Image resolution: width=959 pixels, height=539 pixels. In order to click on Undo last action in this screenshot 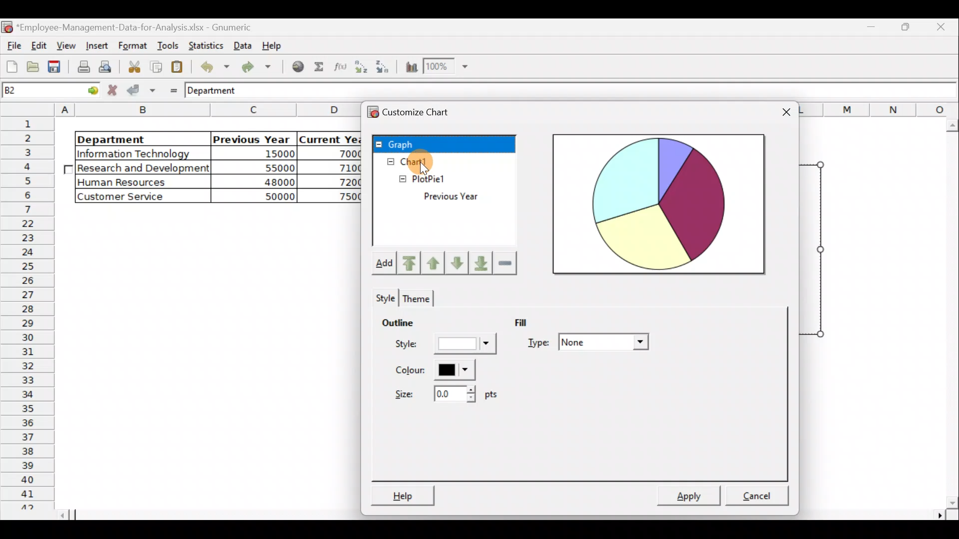, I will do `click(213, 66)`.